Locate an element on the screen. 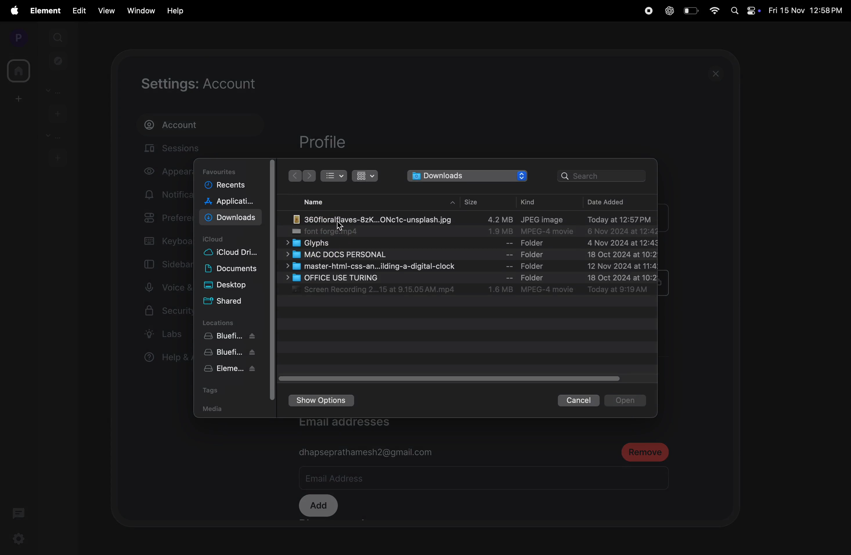 The width and height of the screenshot is (851, 555). profile is located at coordinates (16, 37).